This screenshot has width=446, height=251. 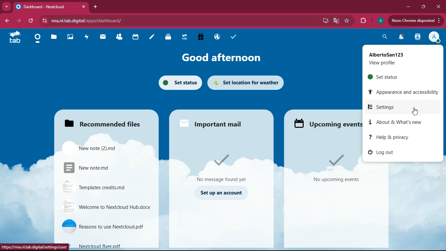 I want to click on profile, so click(x=433, y=37).